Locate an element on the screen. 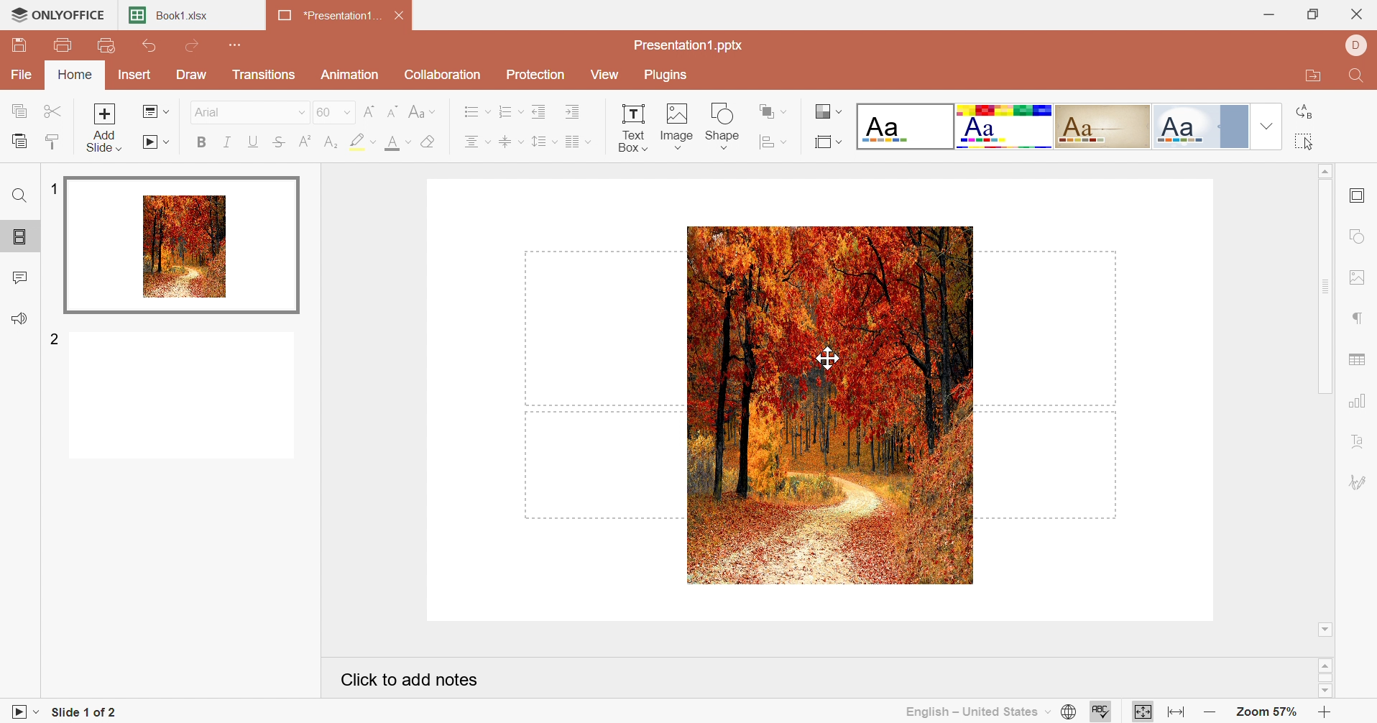 This screenshot has height=723, width=1377. Find is located at coordinates (19, 198).